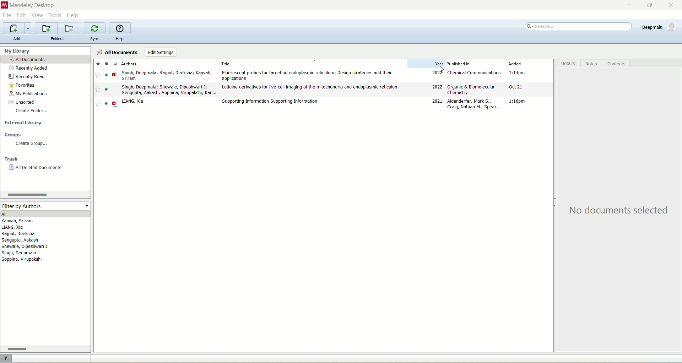 The image size is (682, 363). What do you see at coordinates (437, 101) in the screenshot?
I see `2021` at bounding box center [437, 101].